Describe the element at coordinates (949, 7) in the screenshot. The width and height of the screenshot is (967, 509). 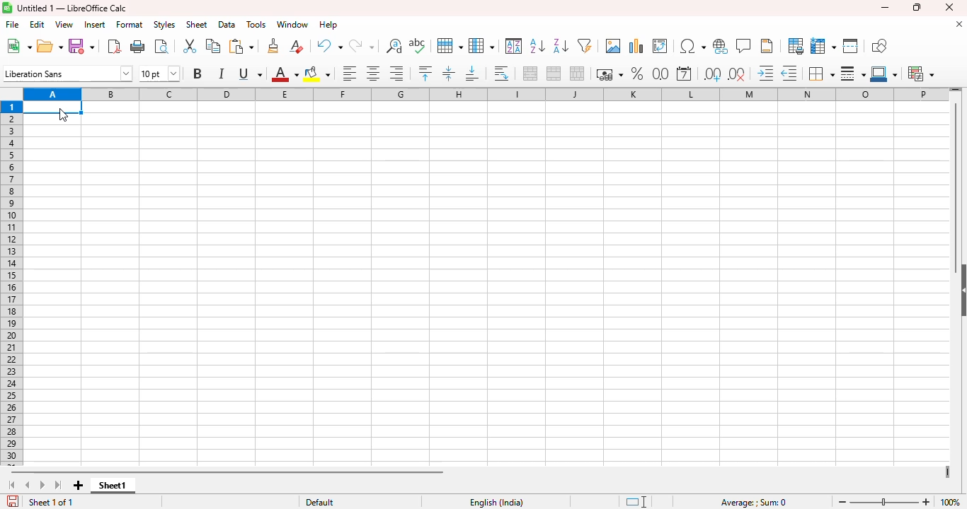
I see `close` at that location.